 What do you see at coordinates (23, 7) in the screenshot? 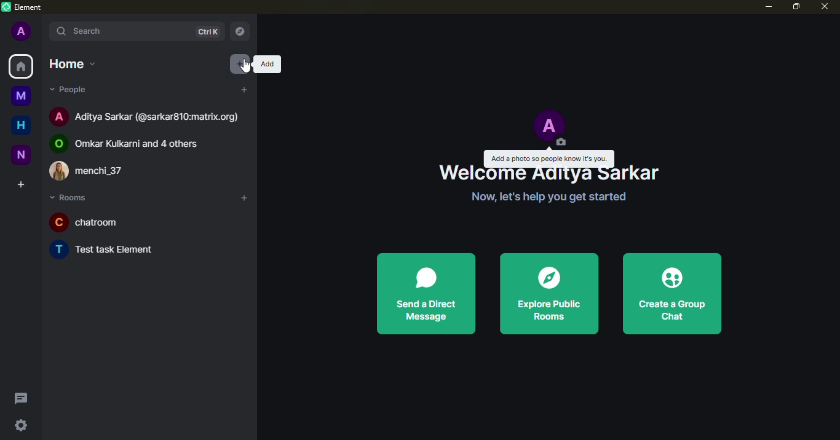
I see `element` at bounding box center [23, 7].